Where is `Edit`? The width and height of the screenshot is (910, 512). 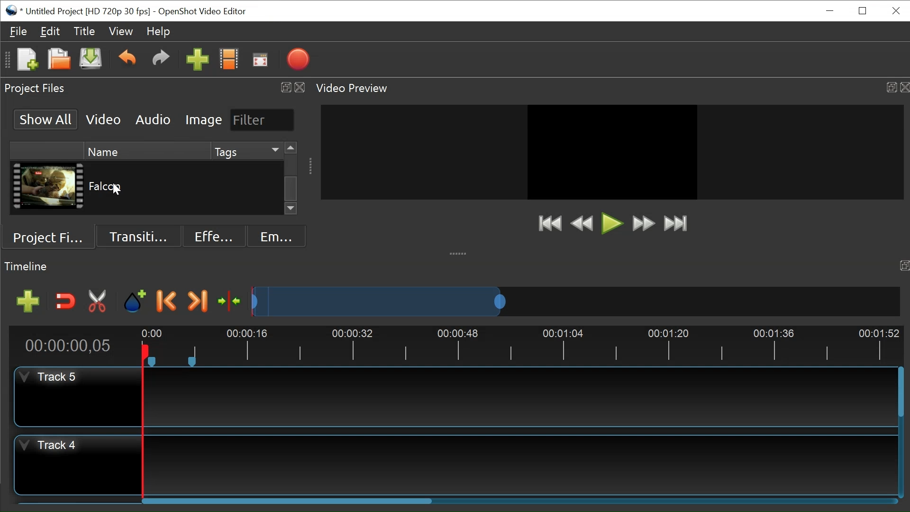
Edit is located at coordinates (51, 33).